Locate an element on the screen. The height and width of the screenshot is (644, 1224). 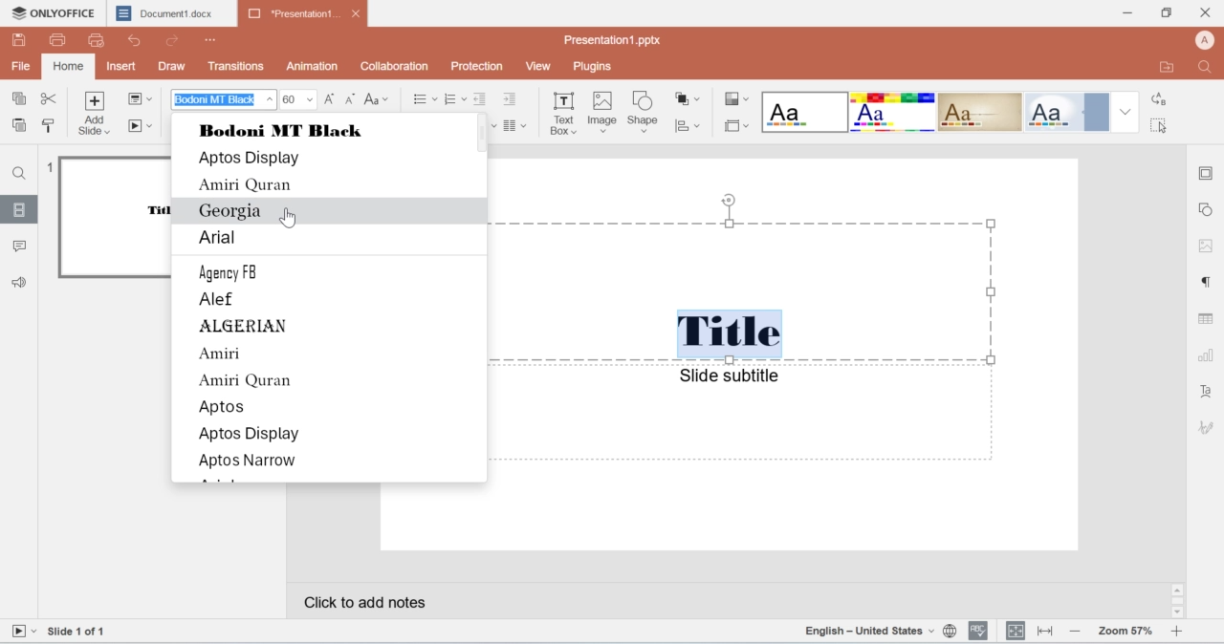
image settings is located at coordinates (1203, 245).